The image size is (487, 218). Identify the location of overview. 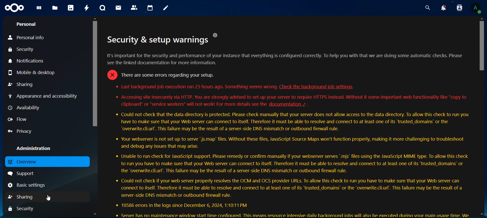
(26, 161).